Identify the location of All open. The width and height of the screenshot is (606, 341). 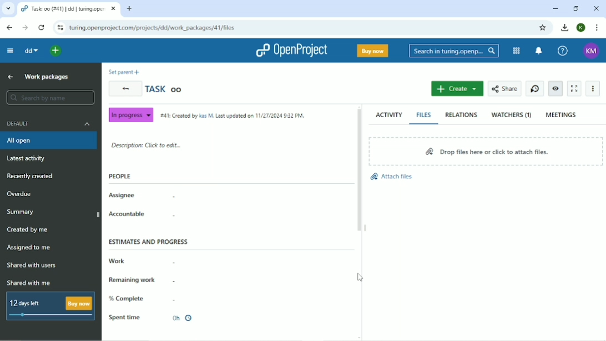
(48, 141).